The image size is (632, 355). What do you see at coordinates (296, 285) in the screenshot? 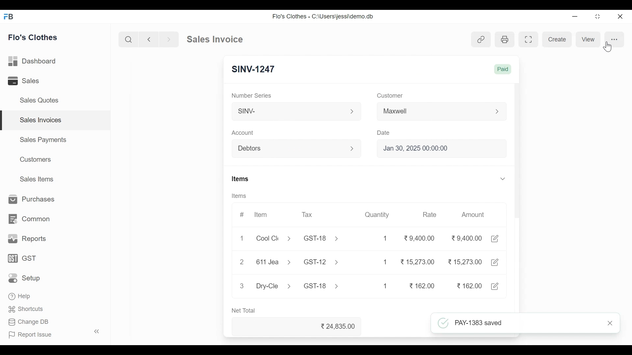
I see `Dry-Cle > GST-18 >` at bounding box center [296, 285].